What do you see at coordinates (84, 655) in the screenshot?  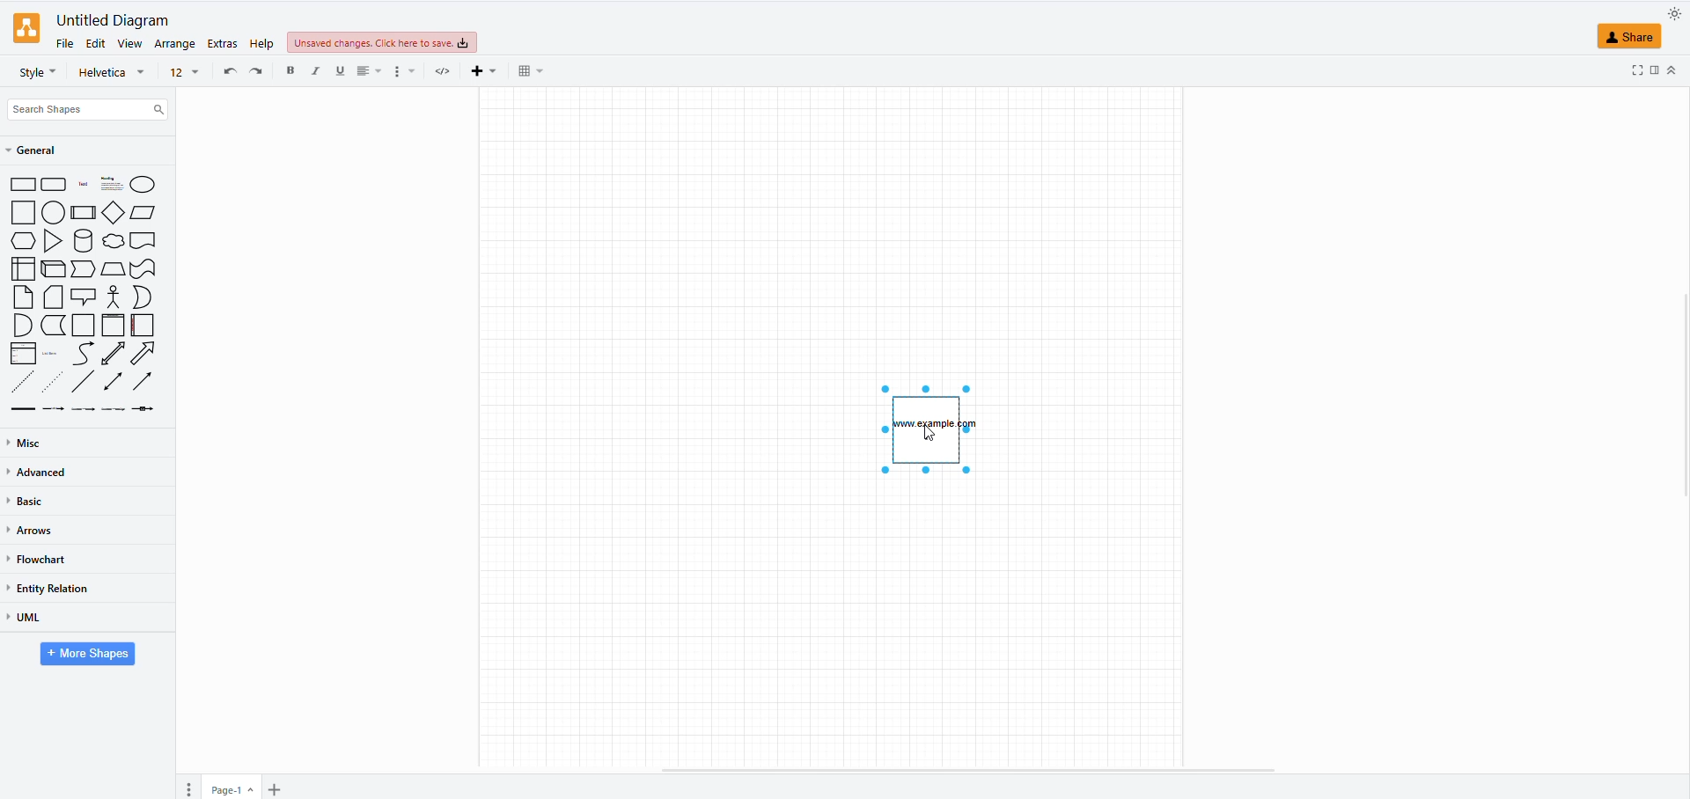 I see `more shapes` at bounding box center [84, 655].